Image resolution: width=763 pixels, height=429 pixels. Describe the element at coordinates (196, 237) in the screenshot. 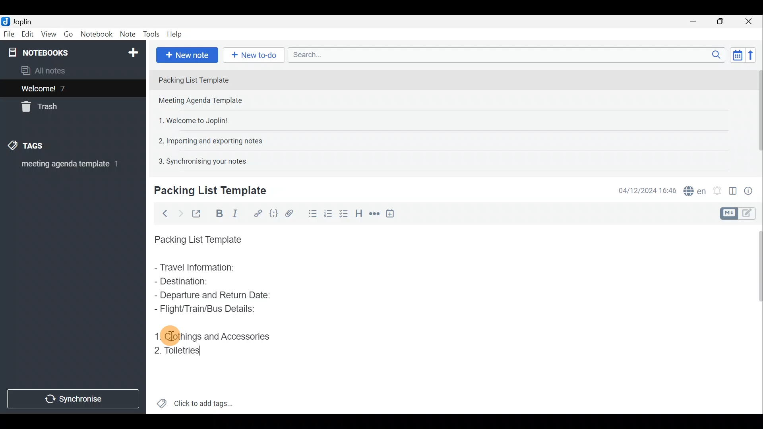

I see `Packing List Template` at that location.